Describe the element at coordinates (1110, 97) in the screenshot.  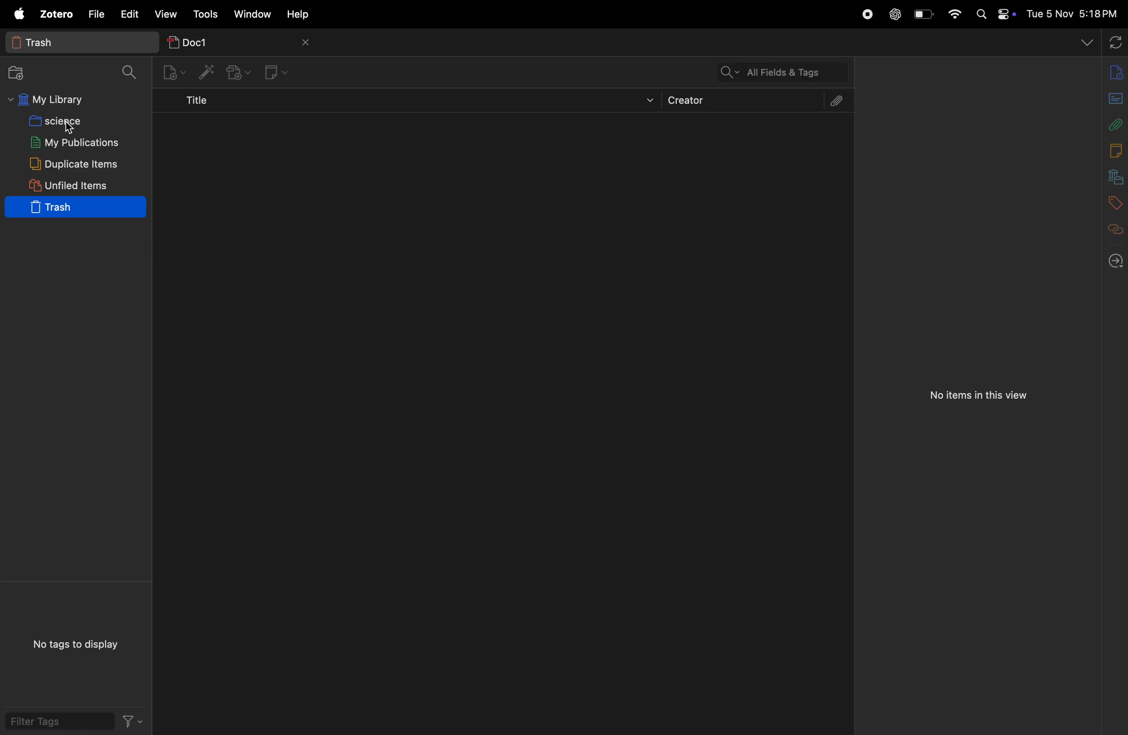
I see `new document` at that location.